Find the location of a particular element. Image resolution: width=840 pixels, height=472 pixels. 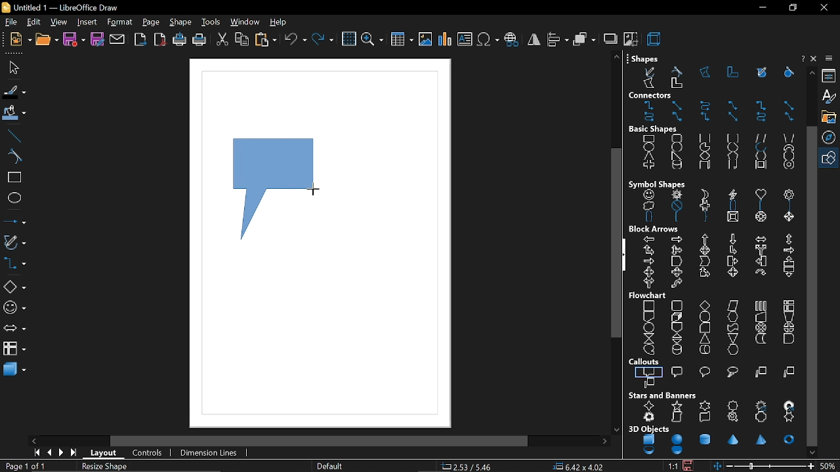

down arrow is located at coordinates (732, 239).